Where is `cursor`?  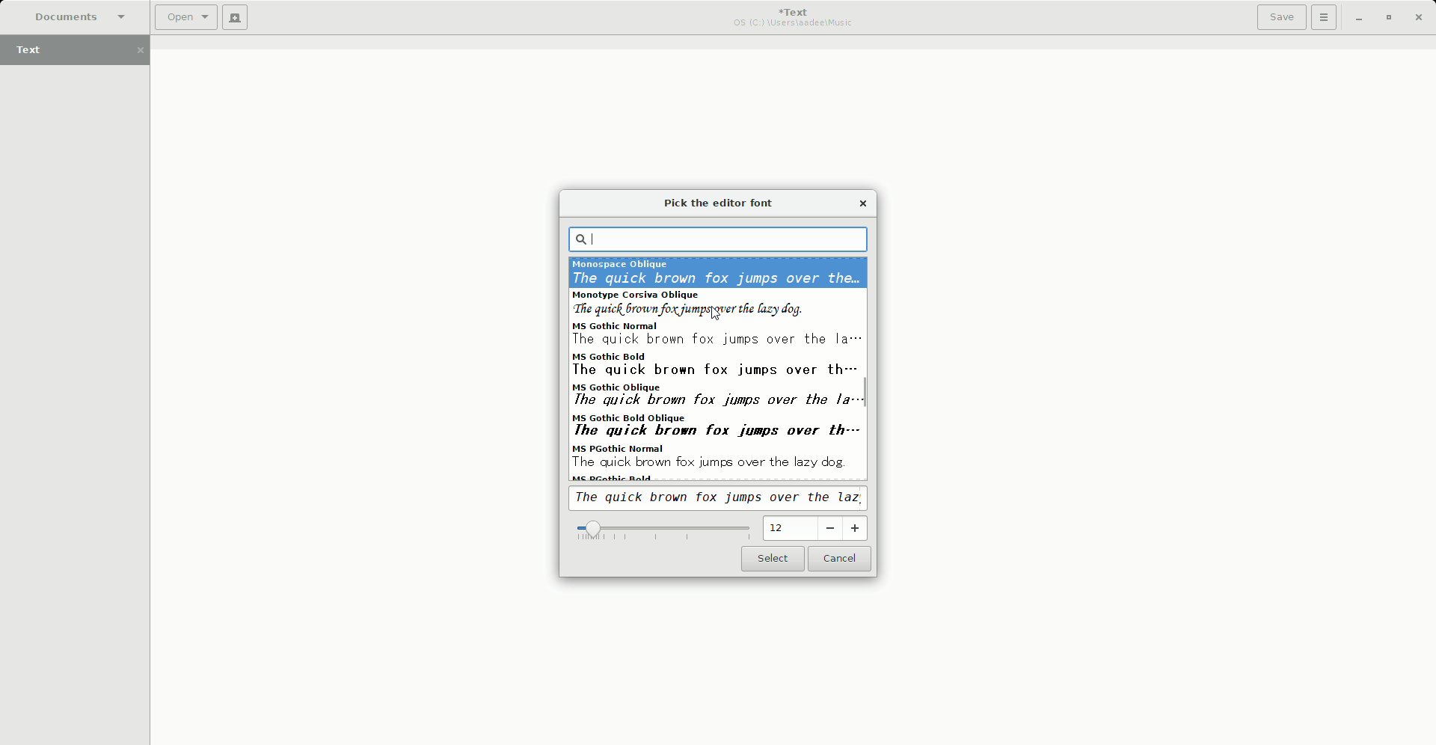
cursor is located at coordinates (718, 315).